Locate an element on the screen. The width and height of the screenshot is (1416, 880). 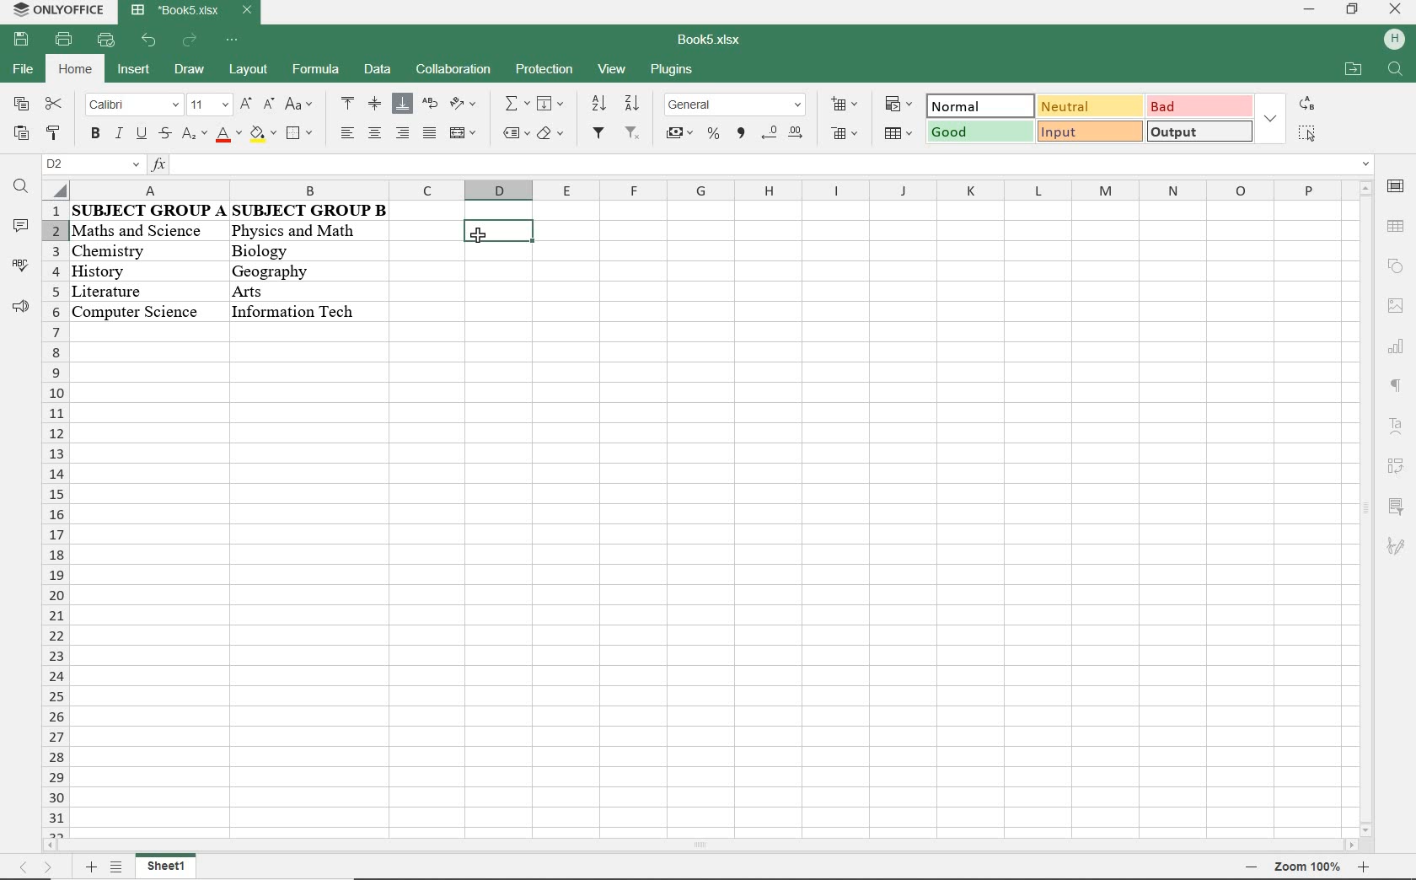
redo is located at coordinates (190, 42).